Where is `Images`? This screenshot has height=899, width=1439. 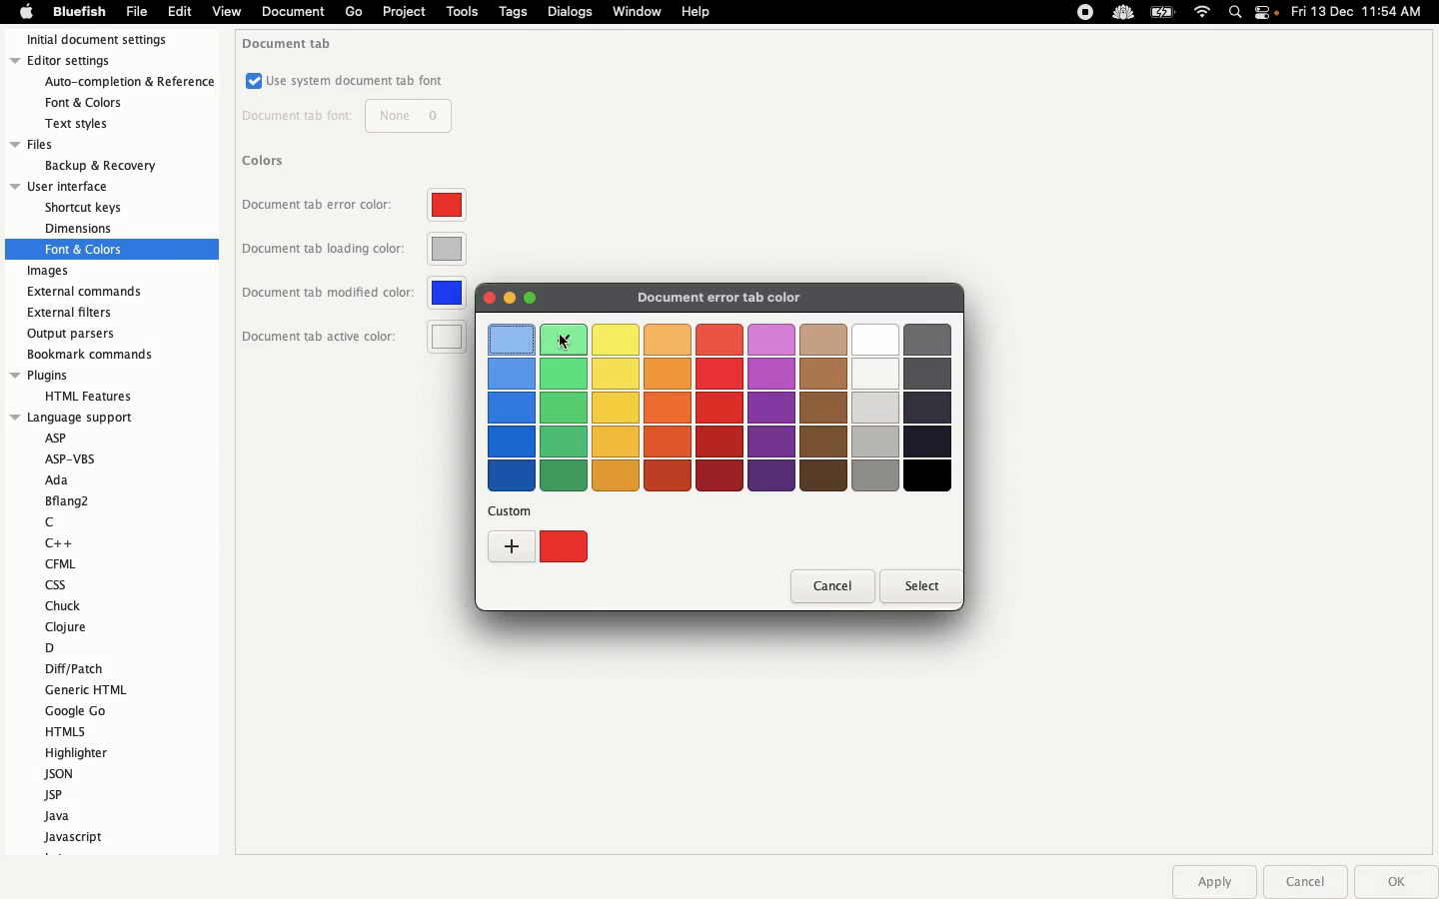
Images is located at coordinates (50, 272).